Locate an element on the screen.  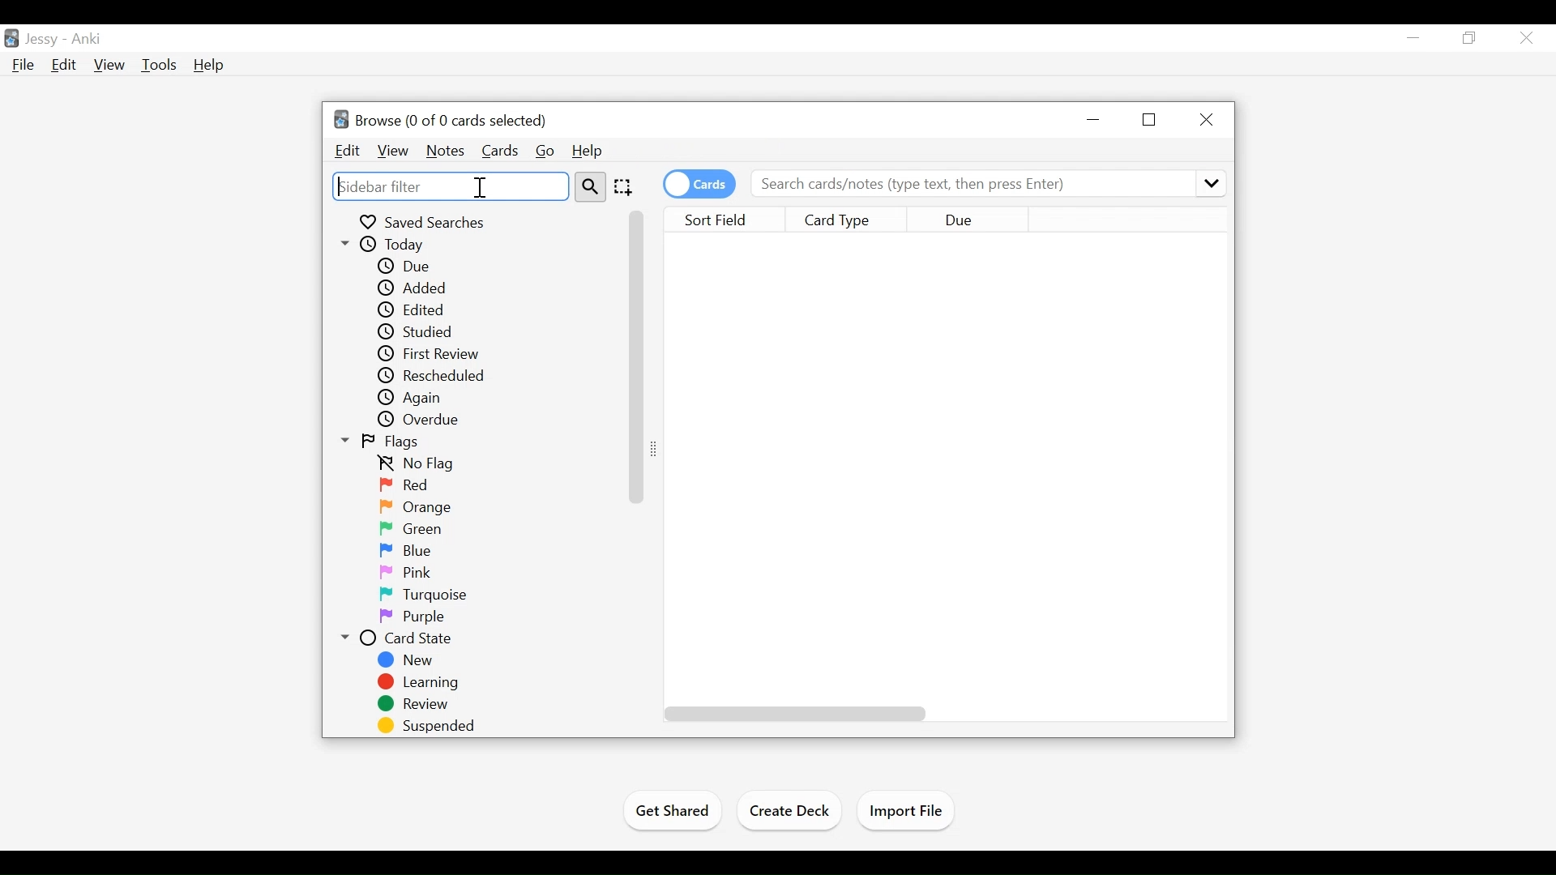
minimize is located at coordinates (1414, 37).